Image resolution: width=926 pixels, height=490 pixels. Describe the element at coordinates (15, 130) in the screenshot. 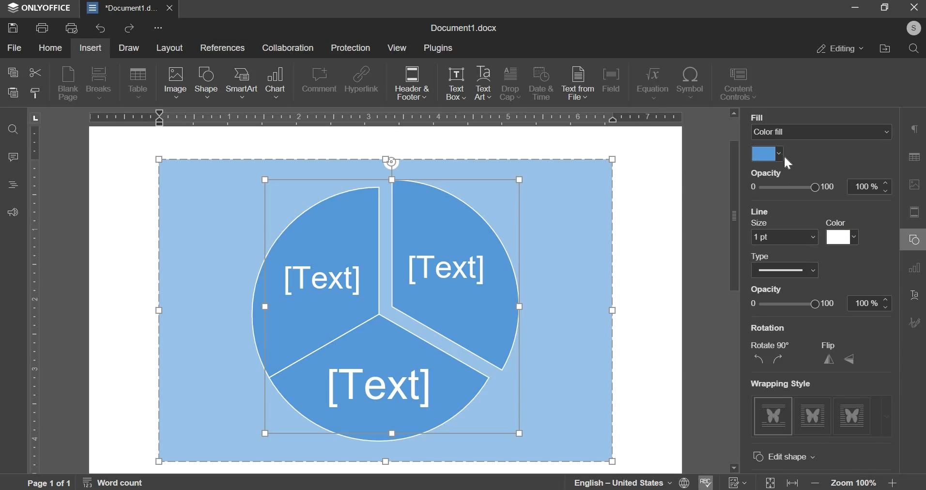

I see `Search and replace tool` at that location.